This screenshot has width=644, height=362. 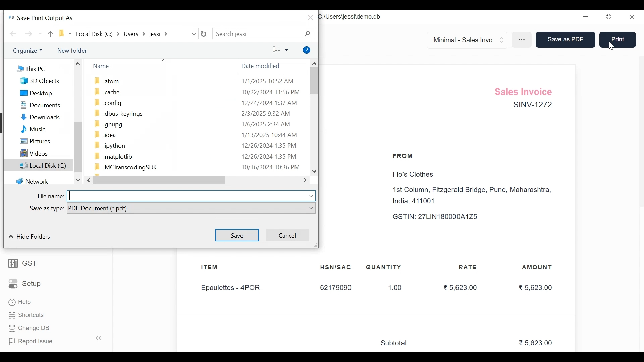 I want to click on Help, so click(x=307, y=50).